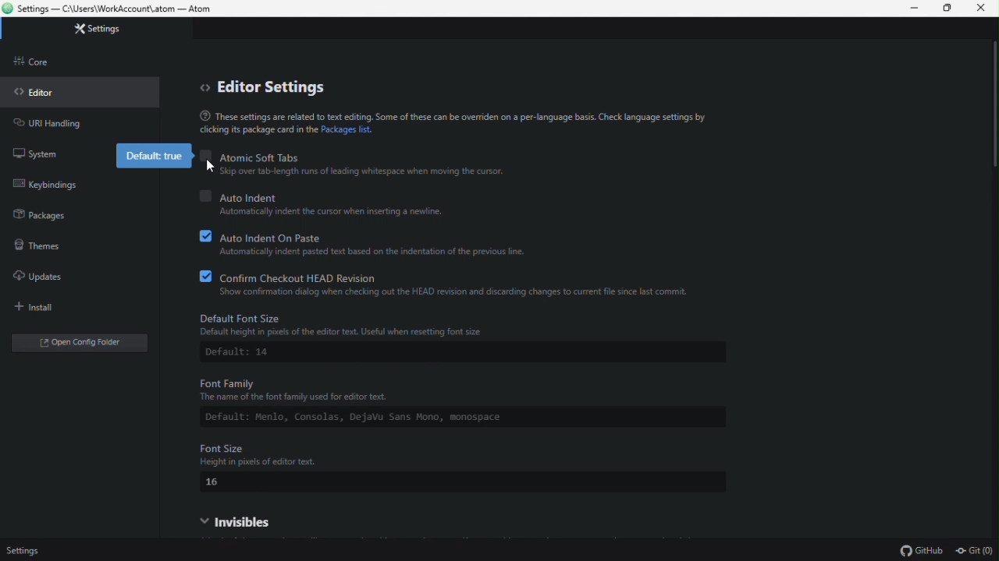 The image size is (999, 561). I want to click on Auto indent , so click(325, 193).